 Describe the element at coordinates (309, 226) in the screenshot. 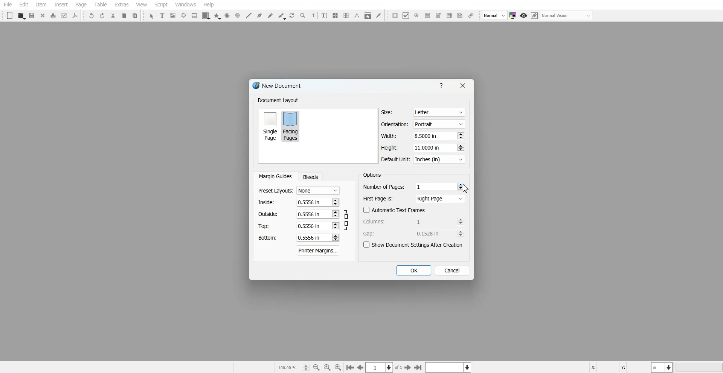

I see `0.5556 in` at that location.